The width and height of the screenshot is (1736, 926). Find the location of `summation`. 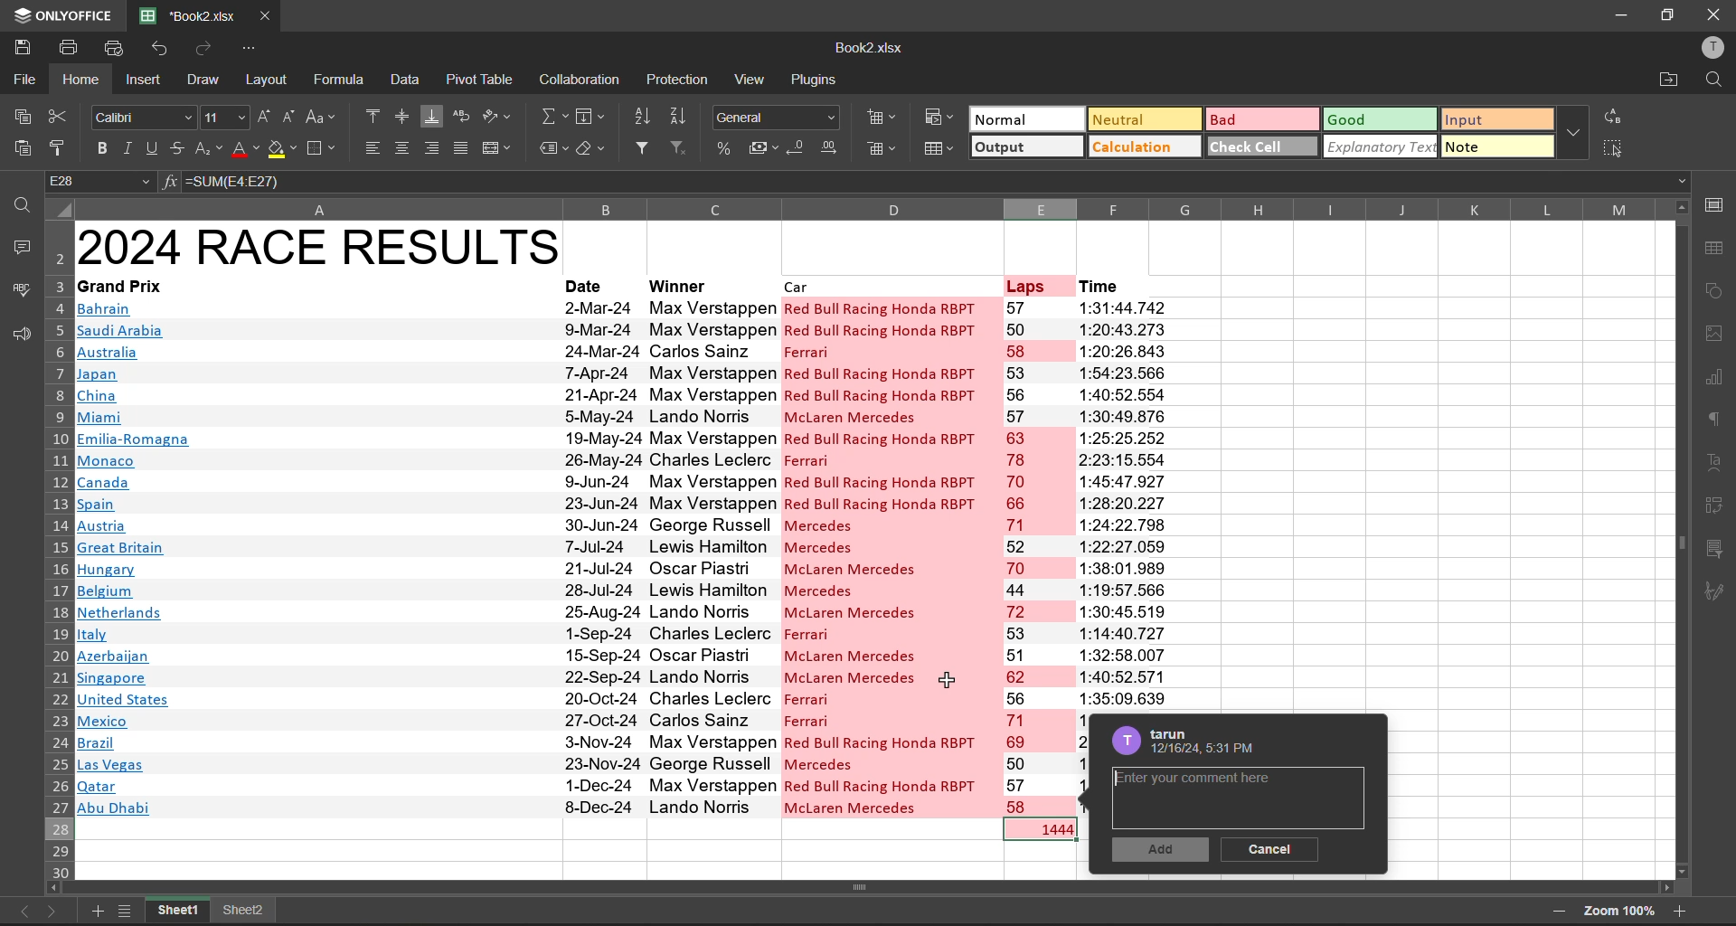

summation is located at coordinates (553, 118).